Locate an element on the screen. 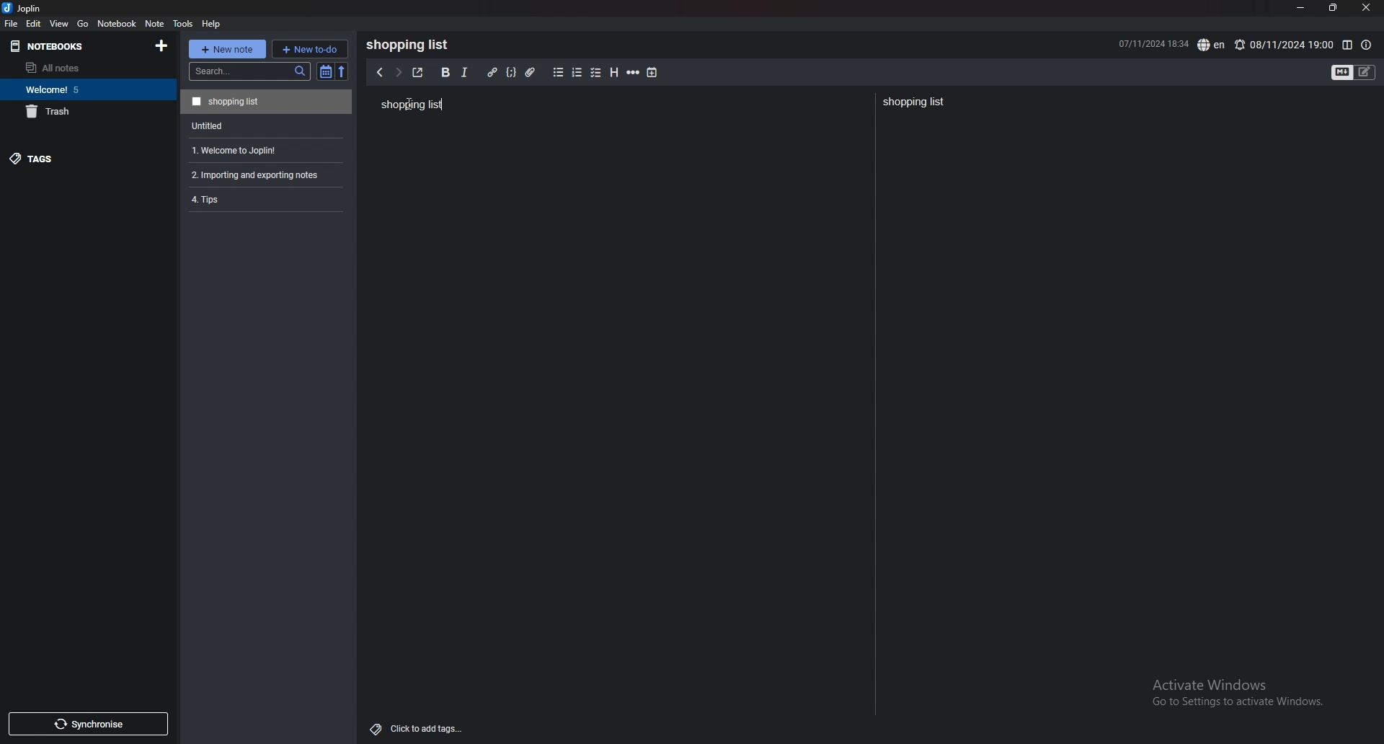 This screenshot has width=1384, height=744. italic is located at coordinates (465, 73).